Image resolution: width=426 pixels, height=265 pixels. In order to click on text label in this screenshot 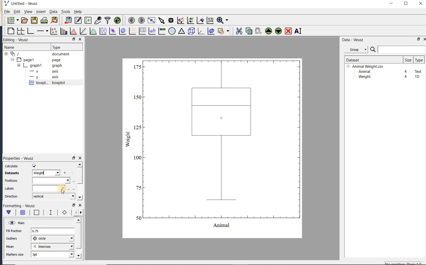, I will do `click(152, 31)`.